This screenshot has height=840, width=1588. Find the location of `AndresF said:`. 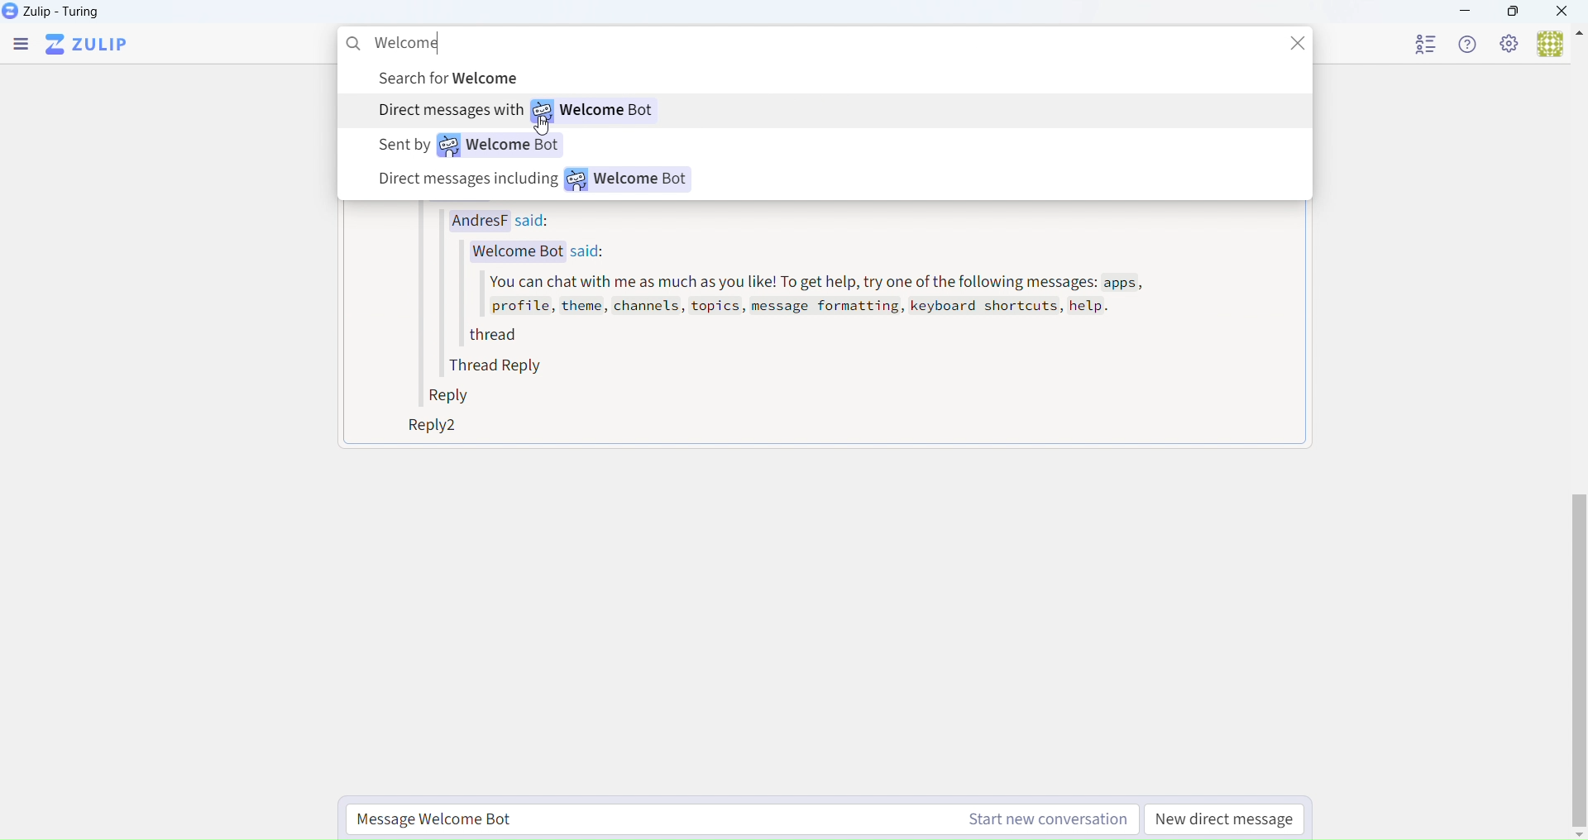

AndresF said: is located at coordinates (506, 218).